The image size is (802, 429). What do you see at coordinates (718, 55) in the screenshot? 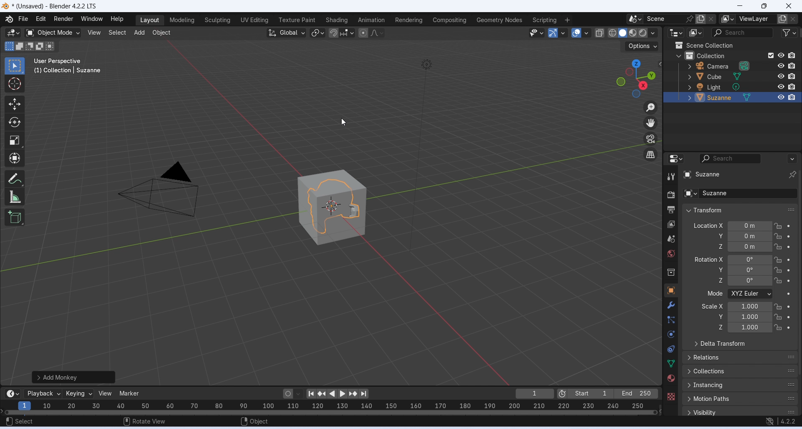
I see `collection` at bounding box center [718, 55].